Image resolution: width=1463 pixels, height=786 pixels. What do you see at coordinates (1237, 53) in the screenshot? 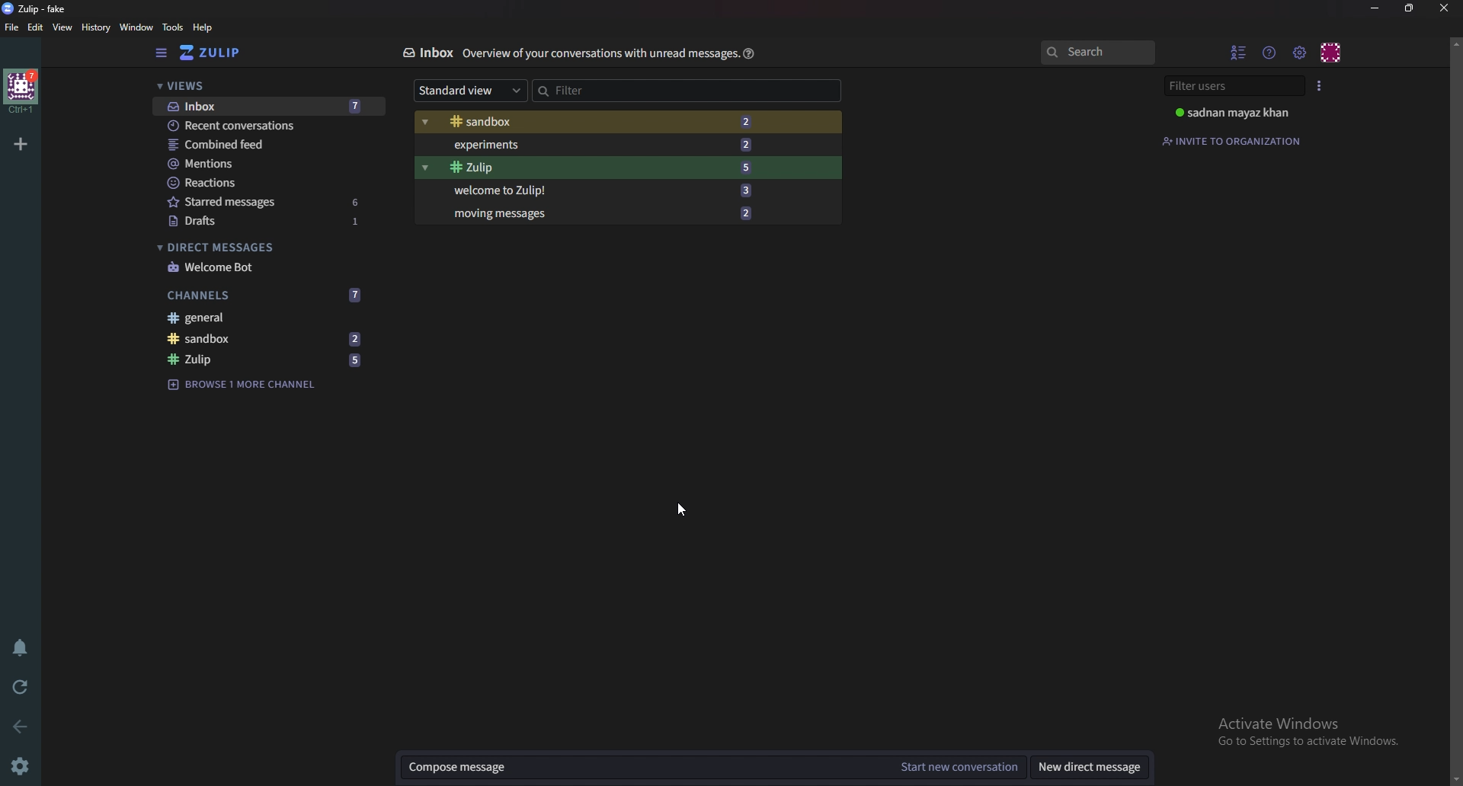
I see `Hide user list` at bounding box center [1237, 53].